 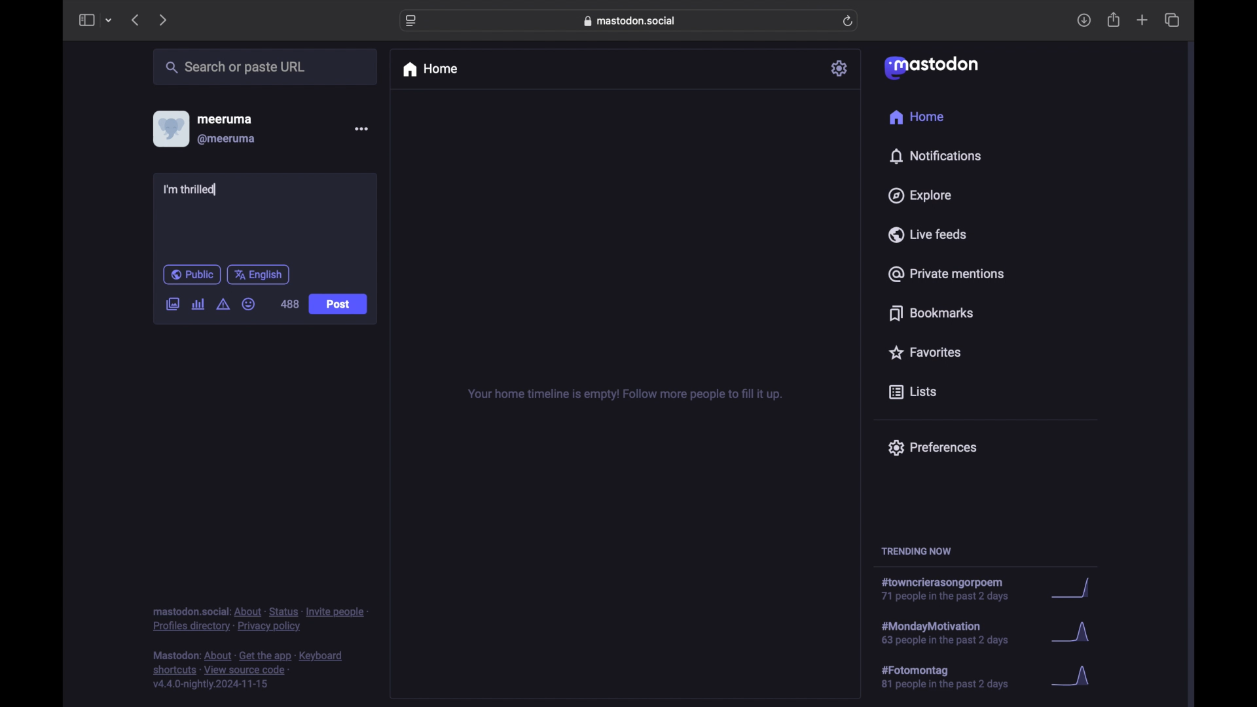 What do you see at coordinates (954, 676) in the screenshot?
I see `hashtag trend` at bounding box center [954, 676].